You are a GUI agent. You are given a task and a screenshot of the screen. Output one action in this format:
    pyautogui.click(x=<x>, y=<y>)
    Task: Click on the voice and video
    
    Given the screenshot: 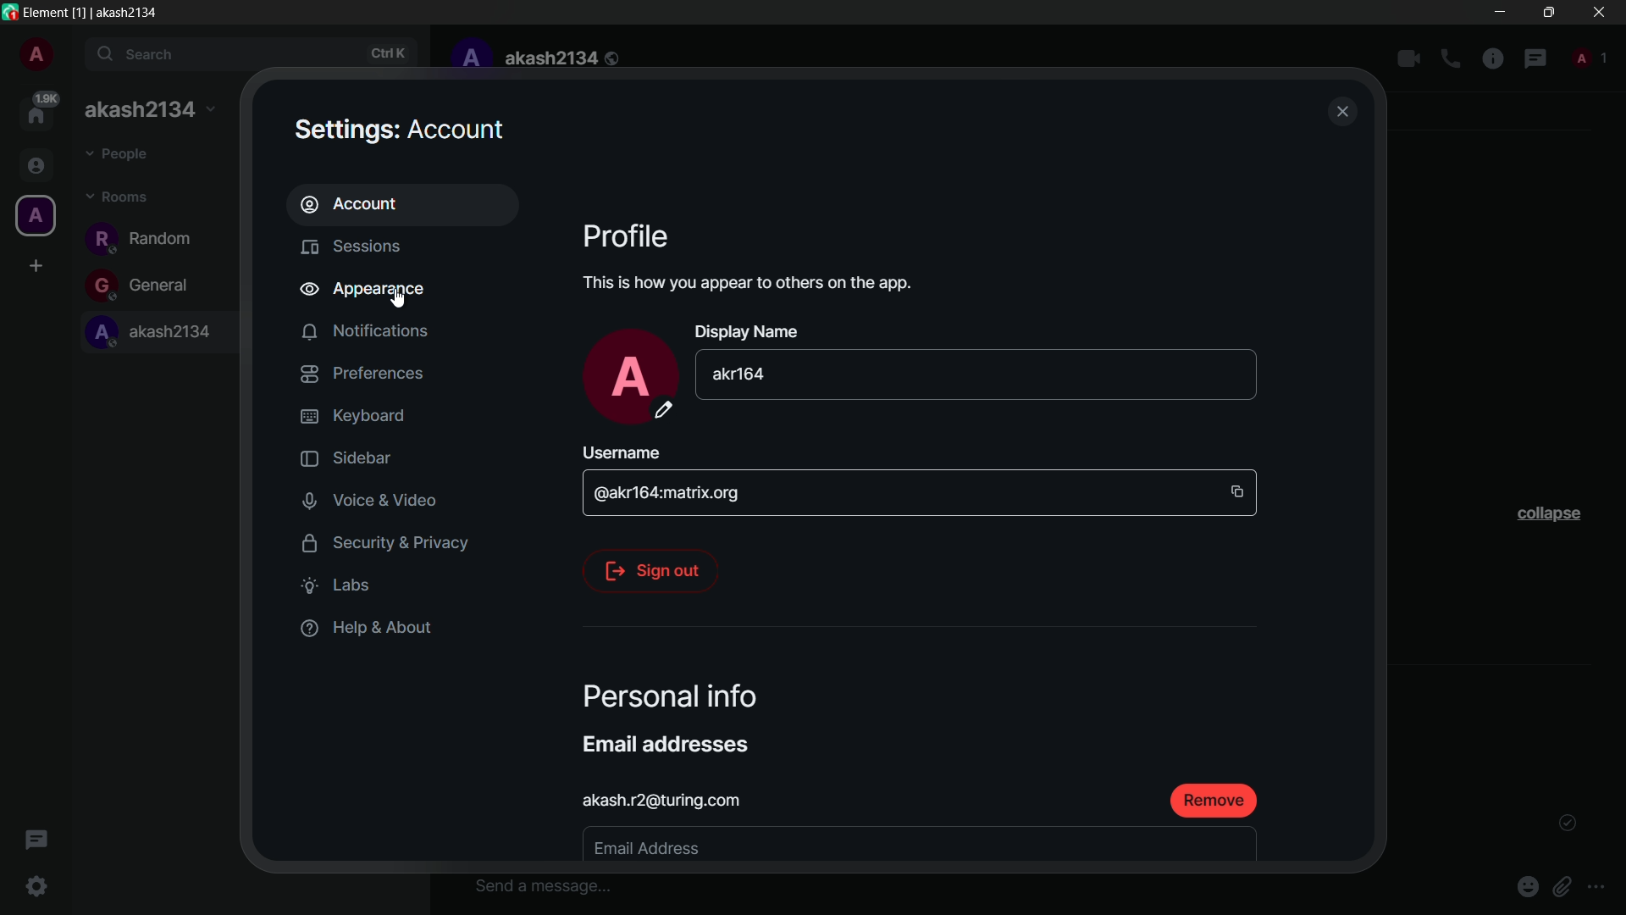 What is the action you would take?
    pyautogui.click(x=373, y=501)
    